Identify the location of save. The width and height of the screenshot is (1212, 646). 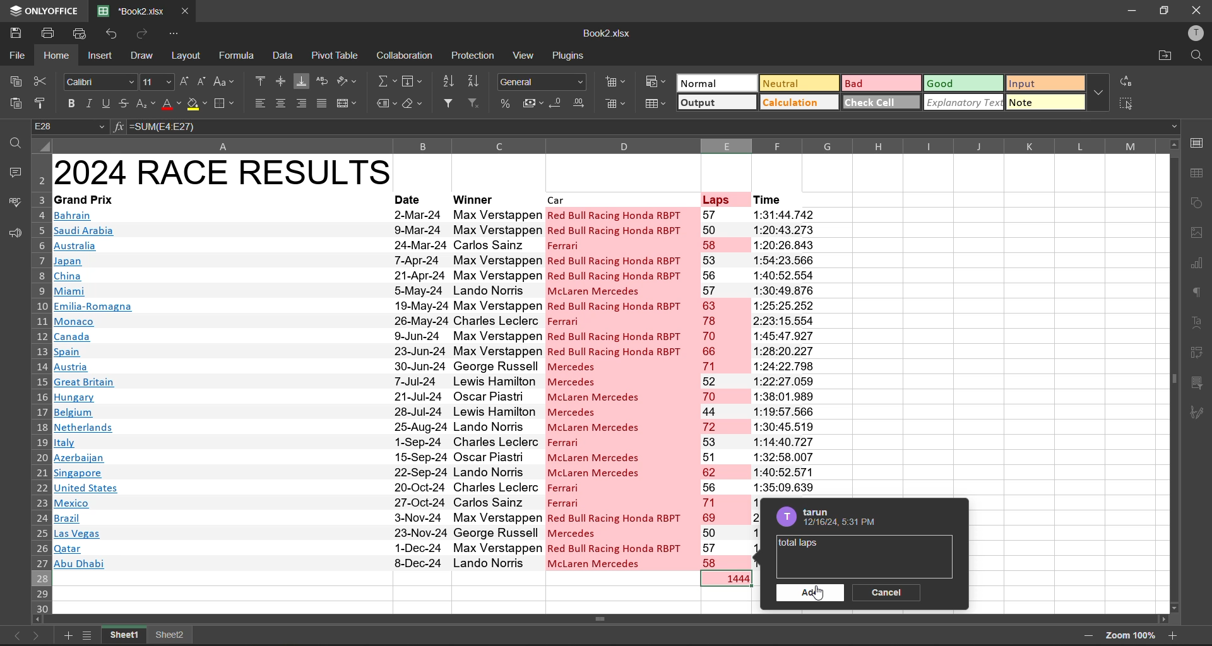
(16, 33).